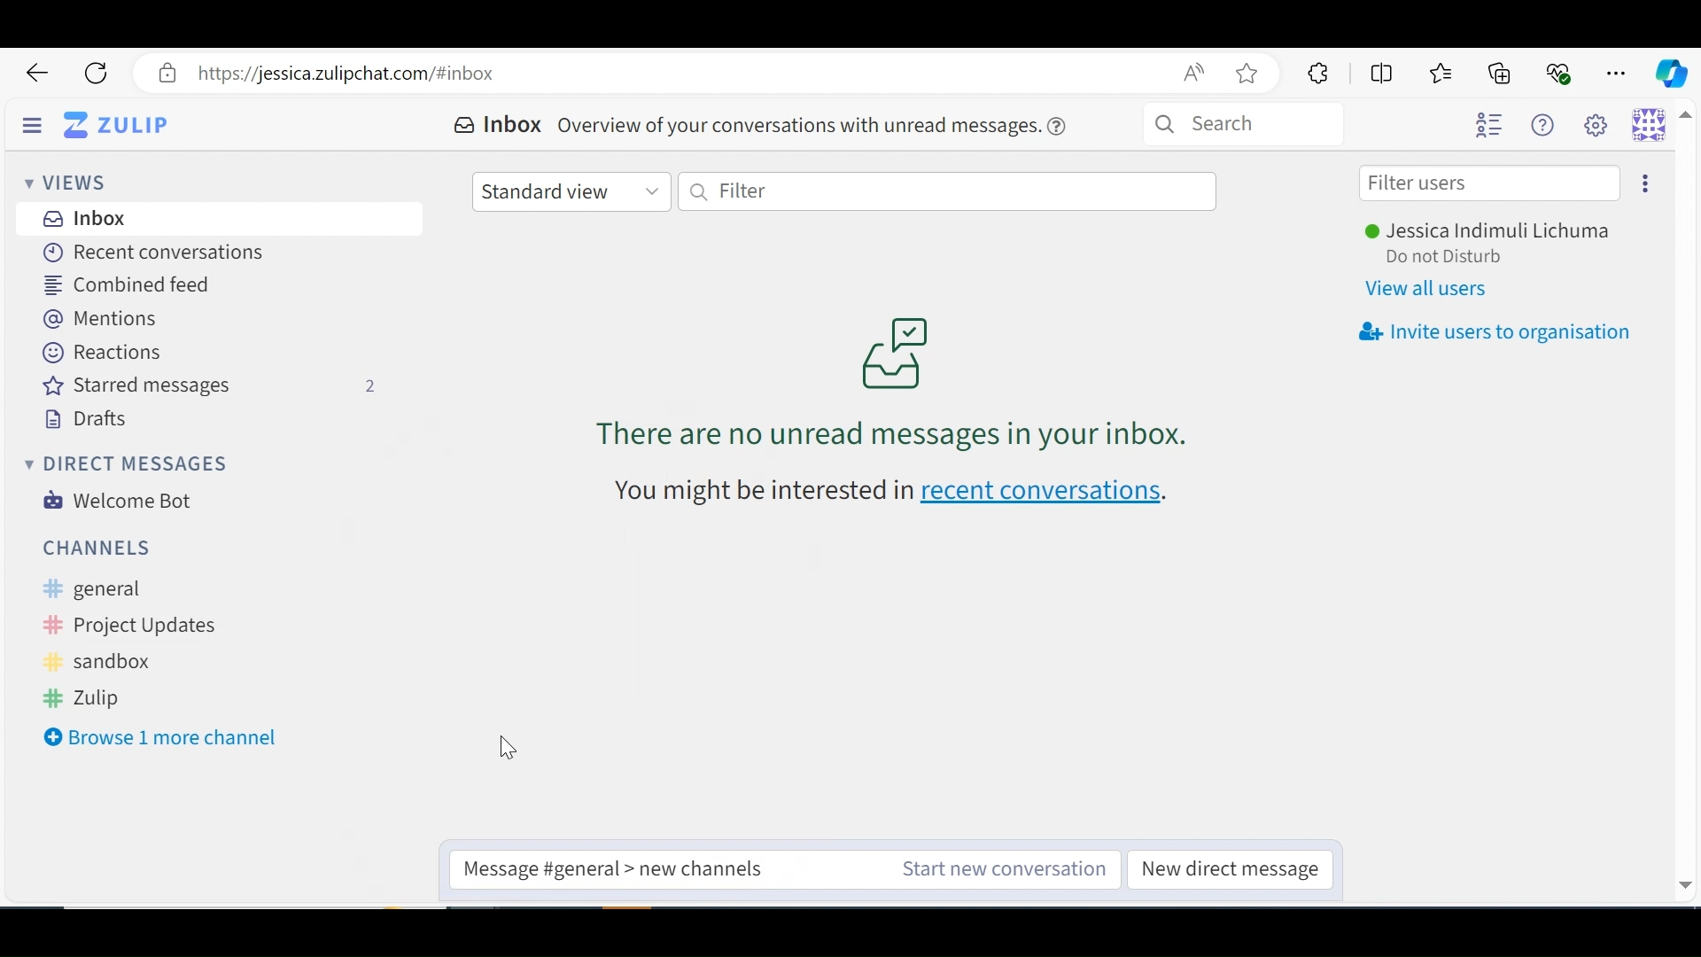  I want to click on Browse 1 more channel, so click(160, 733).